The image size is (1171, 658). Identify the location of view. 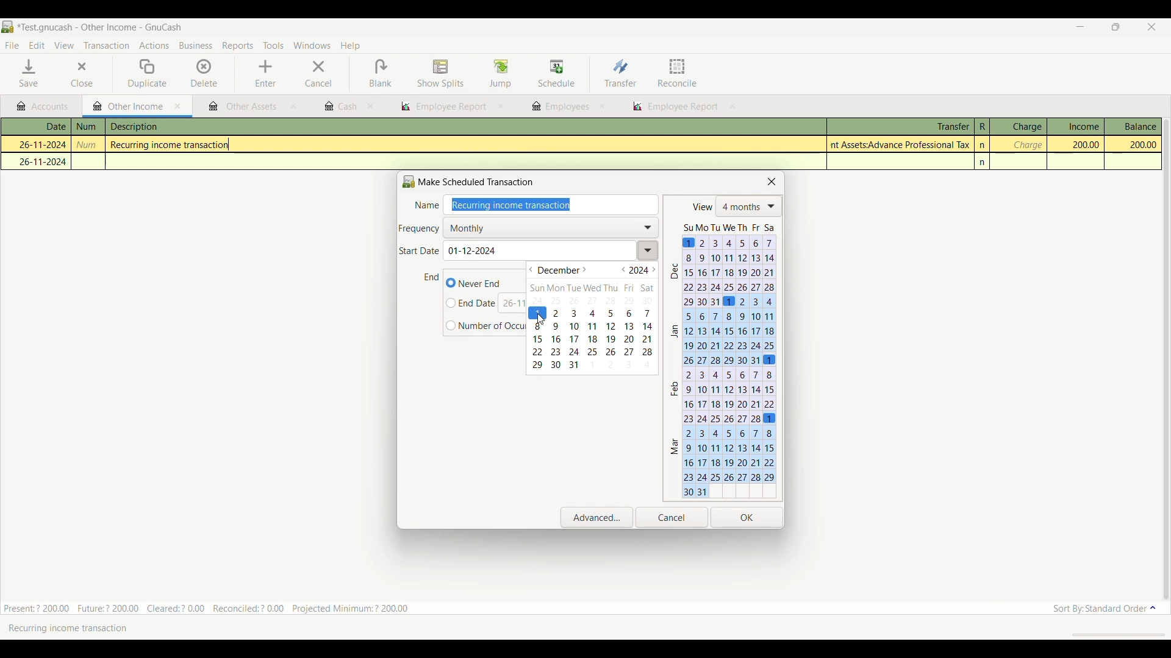
(701, 207).